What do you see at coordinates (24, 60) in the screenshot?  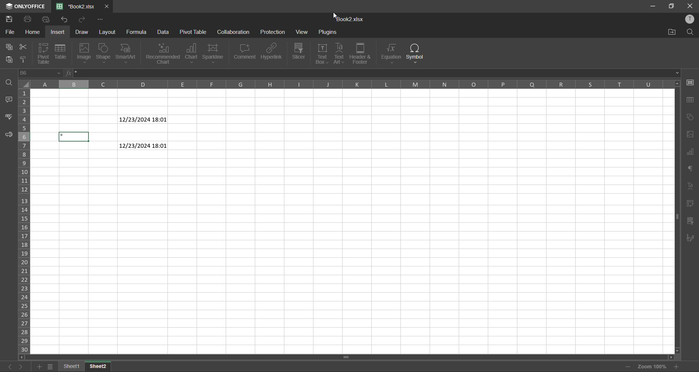 I see `copy style` at bounding box center [24, 60].